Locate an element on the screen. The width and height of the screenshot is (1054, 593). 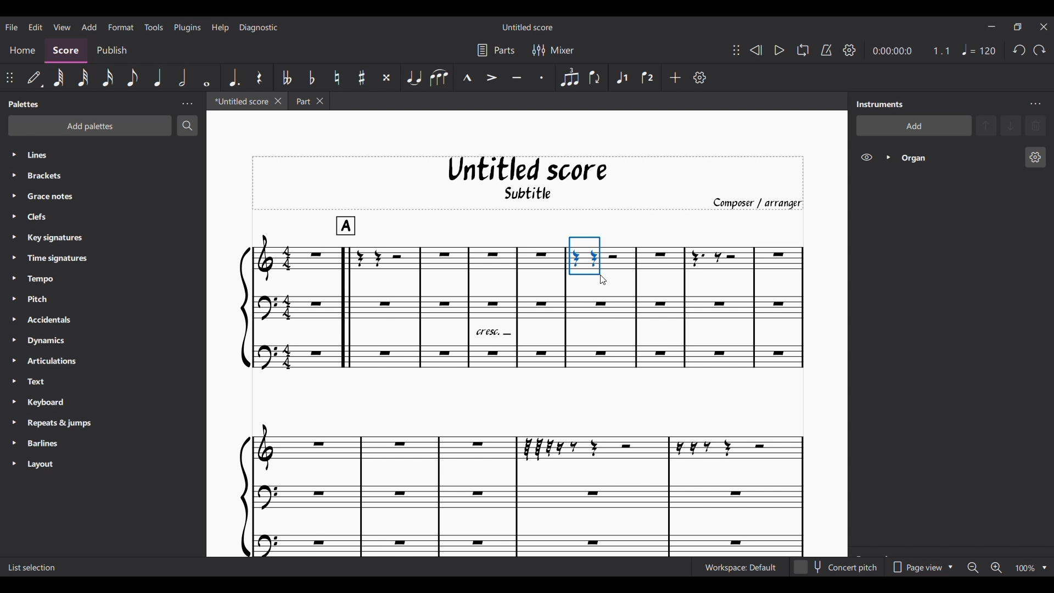
Add is located at coordinates (675, 77).